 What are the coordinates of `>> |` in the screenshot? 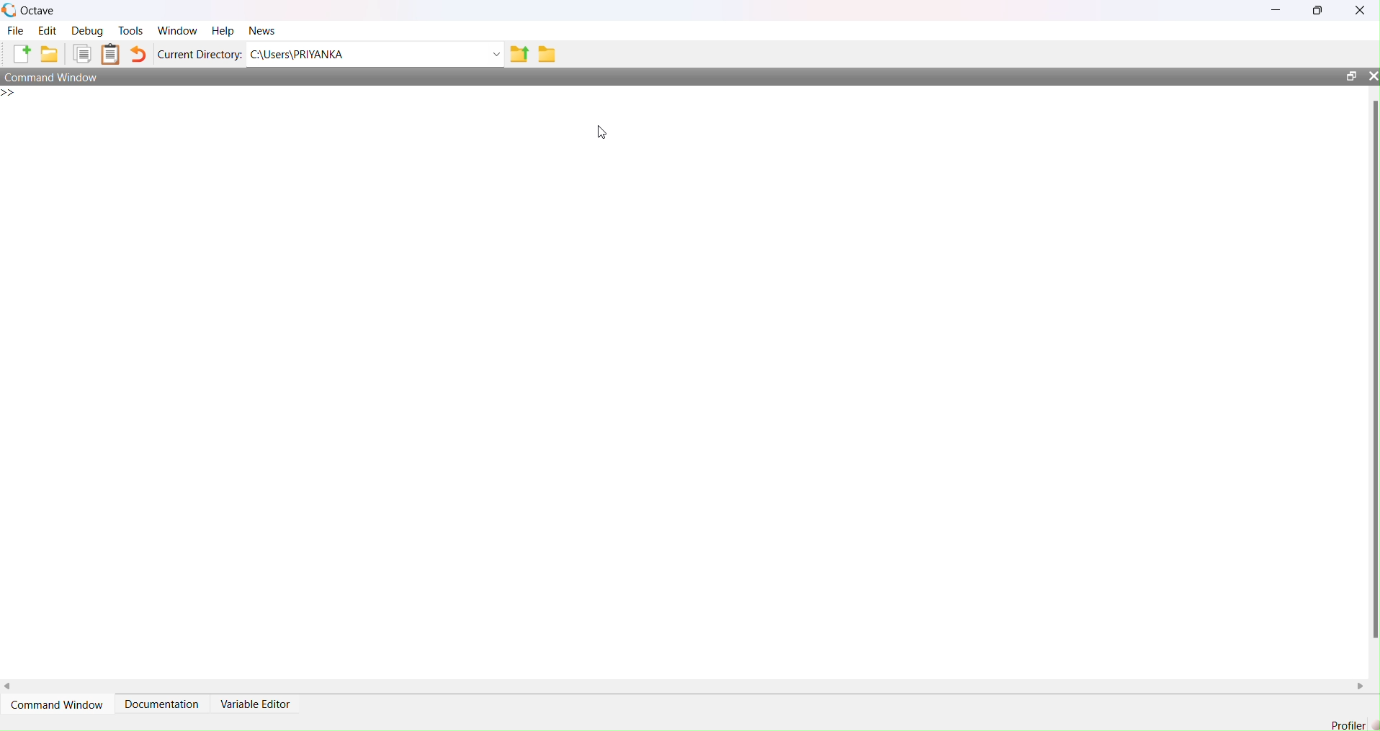 It's located at (17, 95).